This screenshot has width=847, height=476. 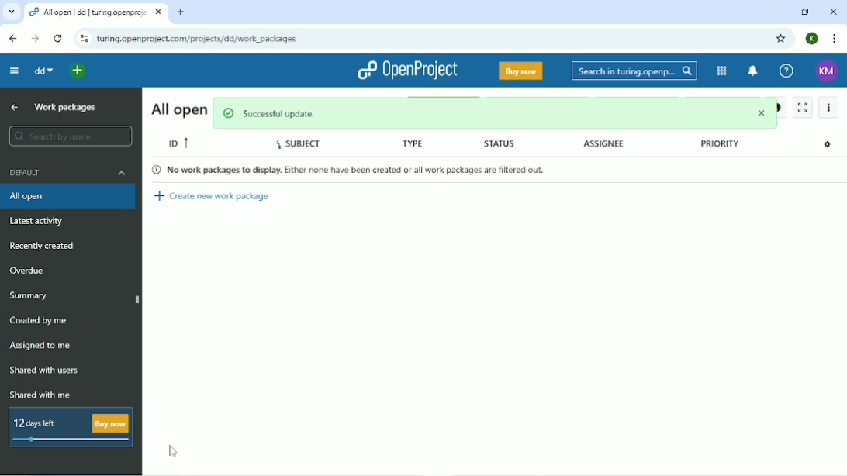 What do you see at coordinates (14, 71) in the screenshot?
I see `Collapse project menu` at bounding box center [14, 71].